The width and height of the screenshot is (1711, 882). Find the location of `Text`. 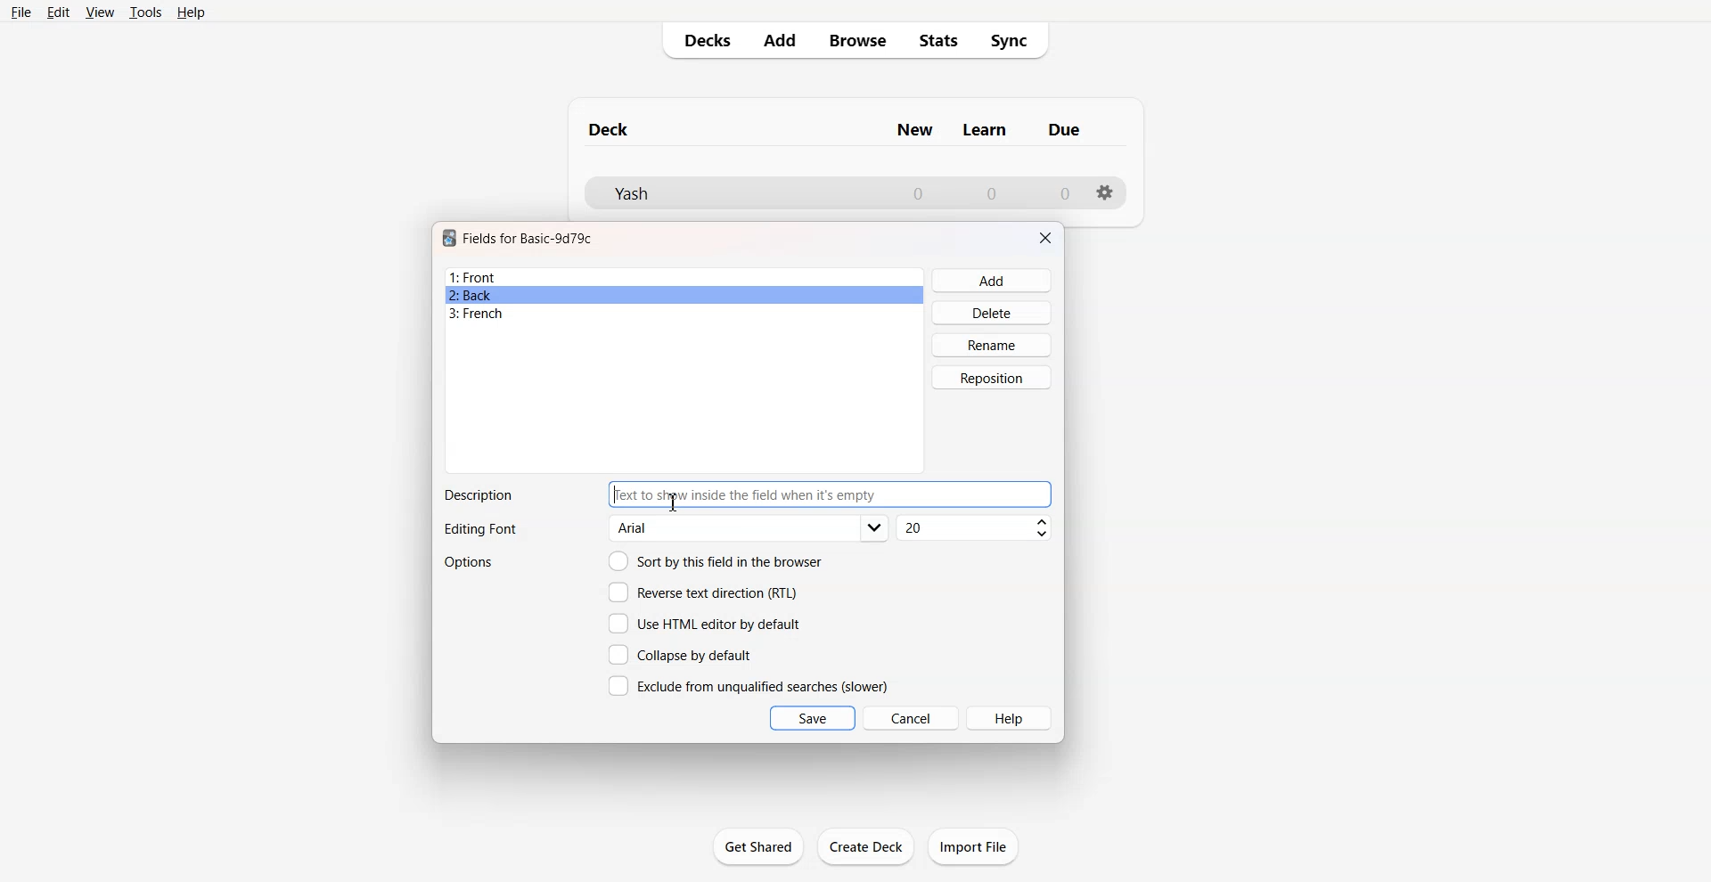

Text is located at coordinates (479, 530).